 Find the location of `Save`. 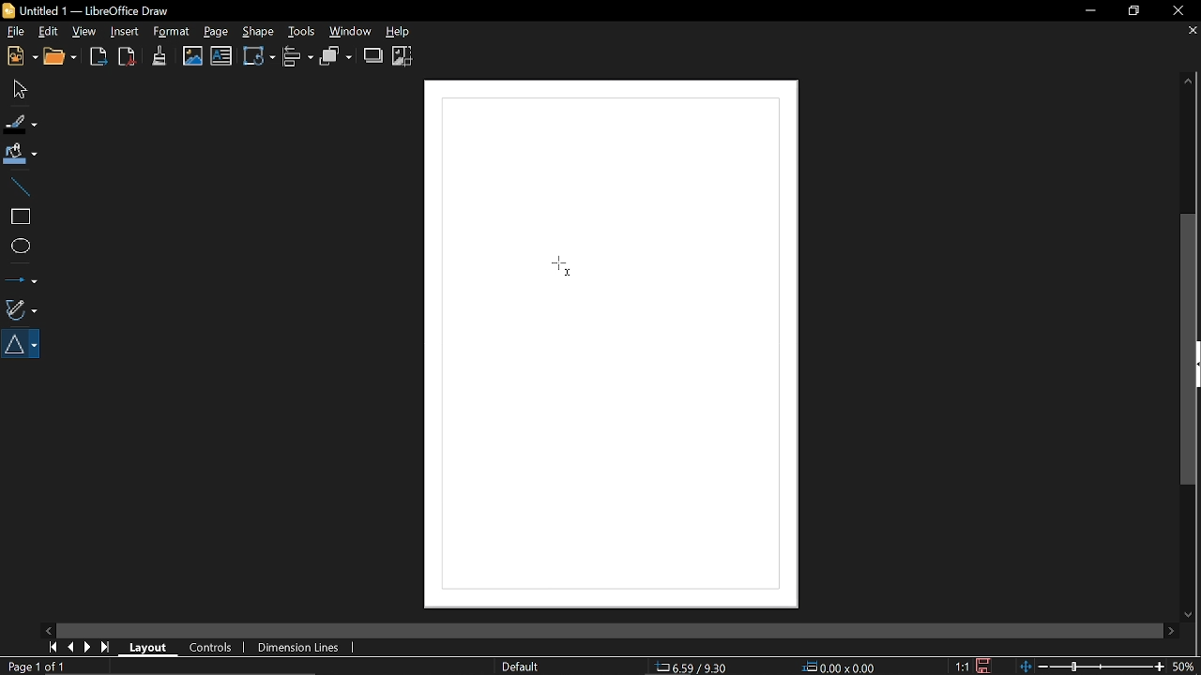

Save is located at coordinates (983, 666).